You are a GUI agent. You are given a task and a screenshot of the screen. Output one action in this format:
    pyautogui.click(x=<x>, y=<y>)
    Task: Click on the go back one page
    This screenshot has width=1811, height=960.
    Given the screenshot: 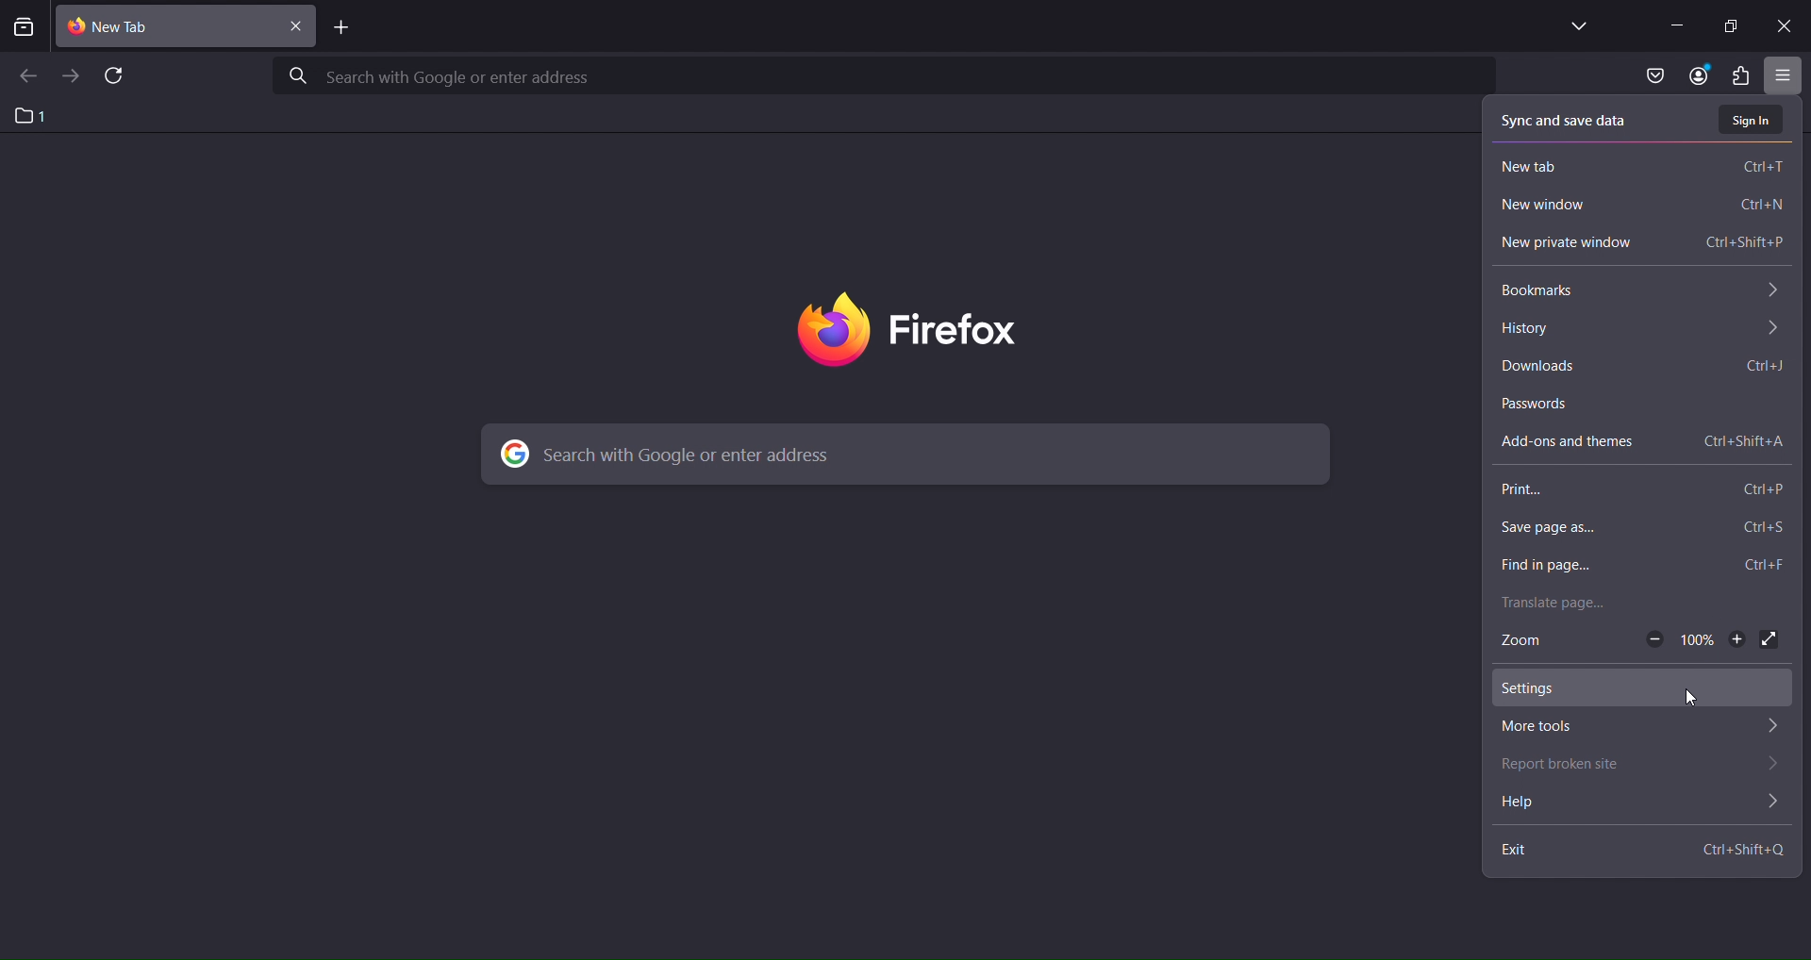 What is the action you would take?
    pyautogui.click(x=27, y=77)
    